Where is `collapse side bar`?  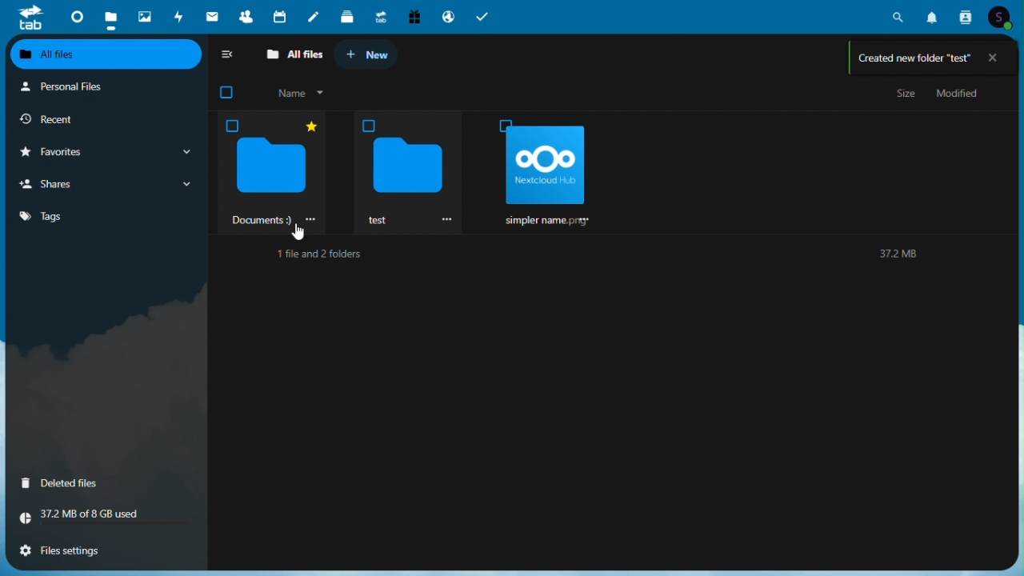
collapse side bar is located at coordinates (230, 52).